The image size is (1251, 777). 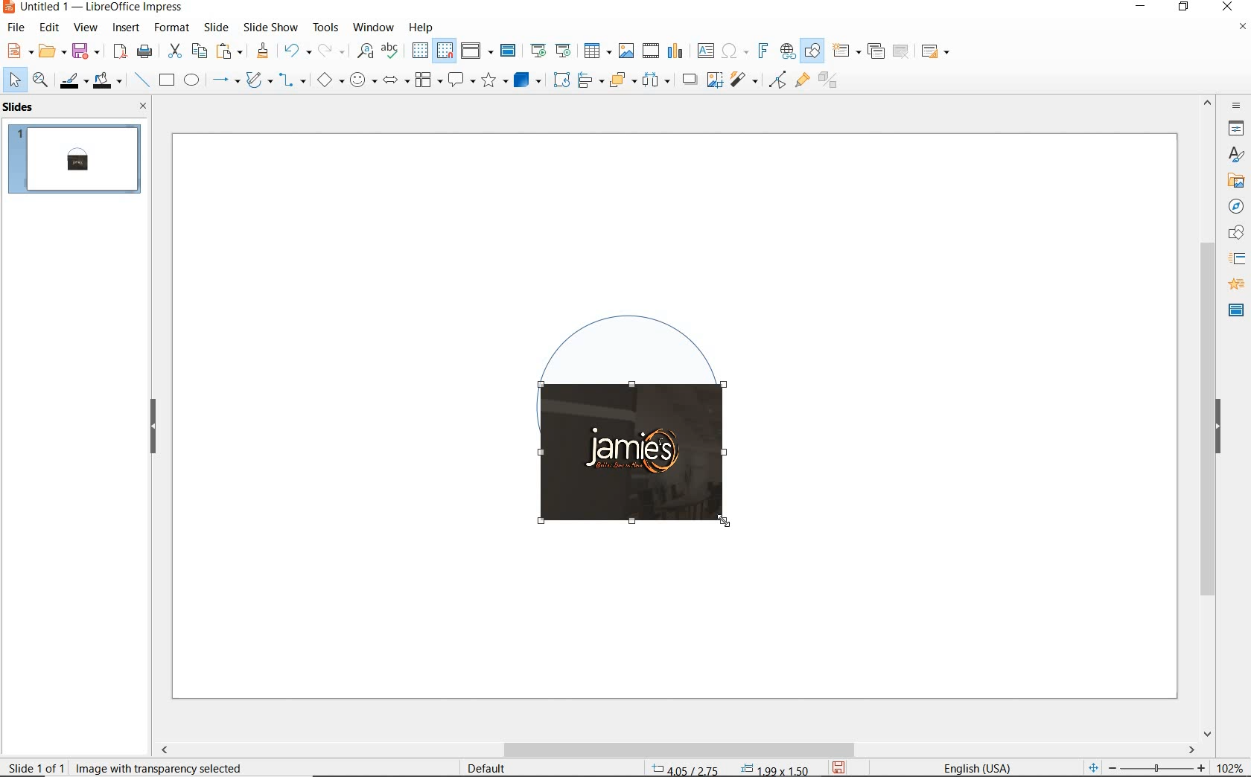 I want to click on minimize, so click(x=1142, y=8).